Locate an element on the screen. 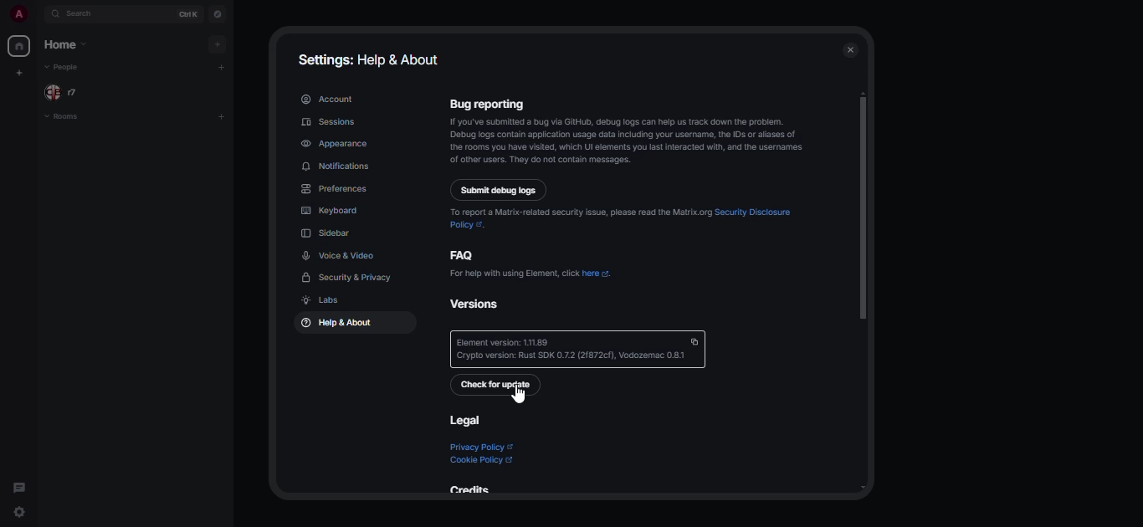  security & privacy is located at coordinates (348, 278).